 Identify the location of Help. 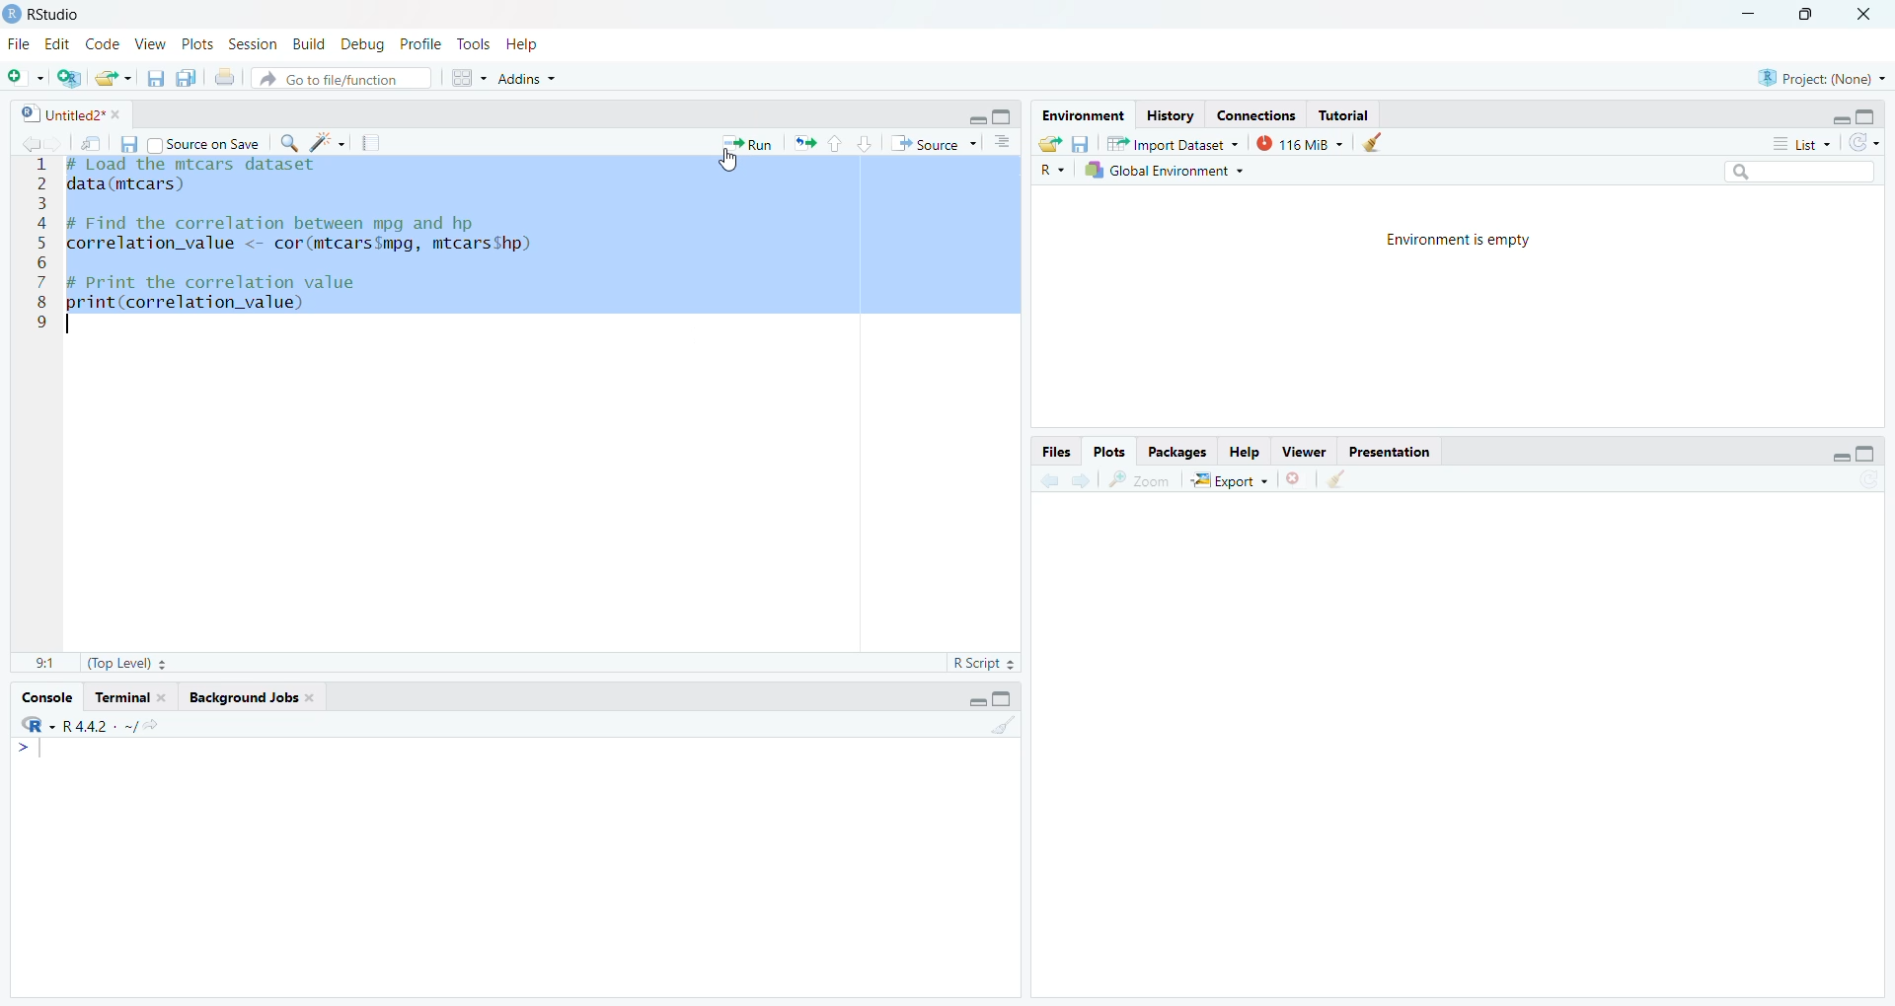
(522, 46).